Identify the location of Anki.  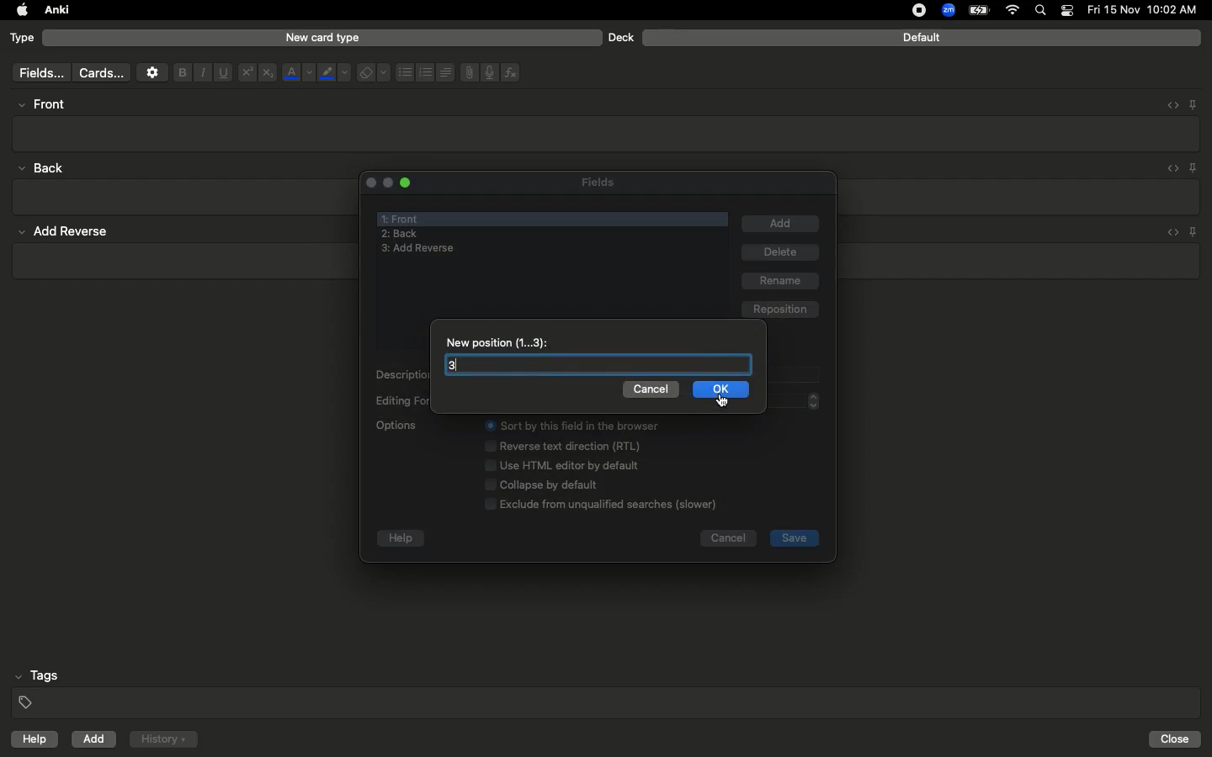
(56, 11).